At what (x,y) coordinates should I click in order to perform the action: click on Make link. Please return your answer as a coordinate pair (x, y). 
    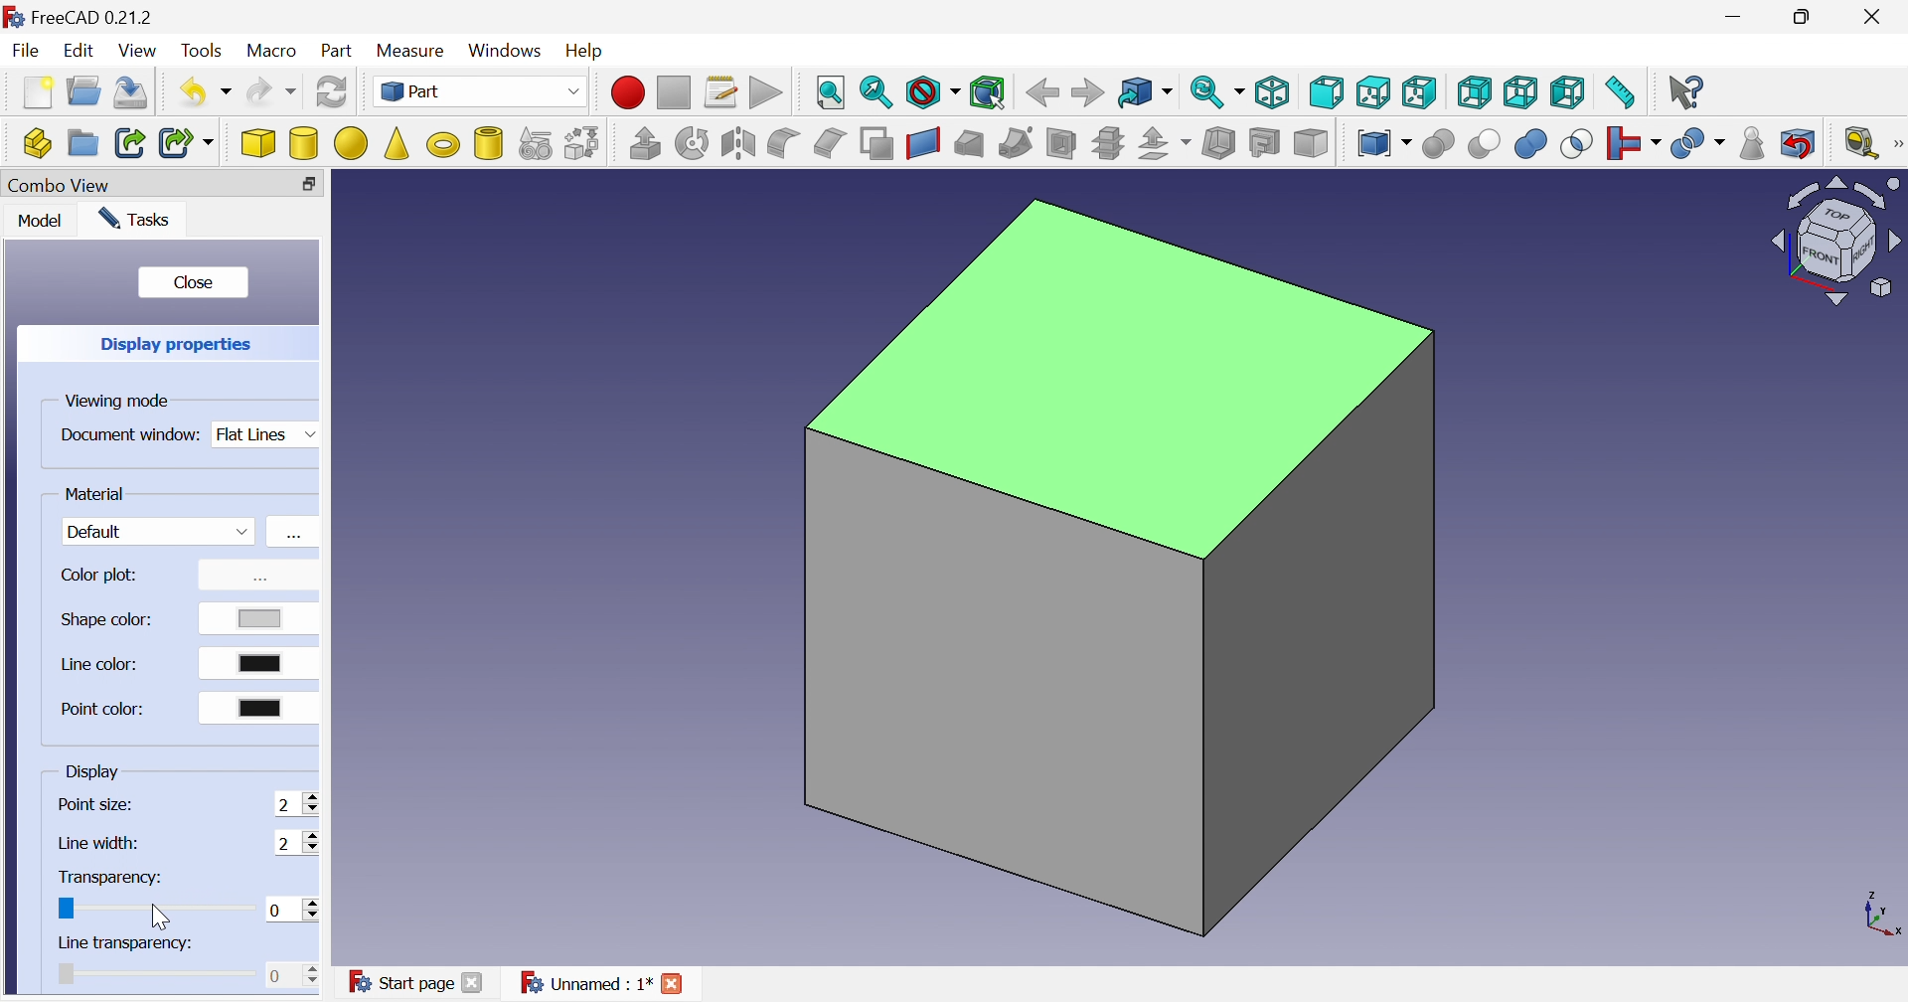
    Looking at the image, I should click on (126, 142).